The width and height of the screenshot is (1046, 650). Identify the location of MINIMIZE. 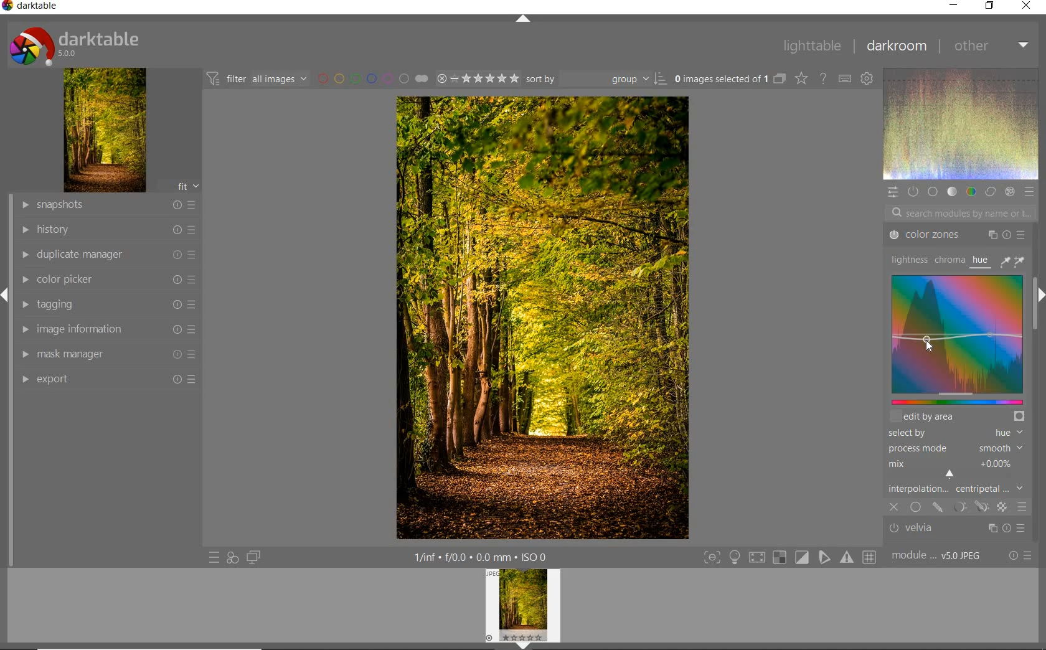
(954, 5).